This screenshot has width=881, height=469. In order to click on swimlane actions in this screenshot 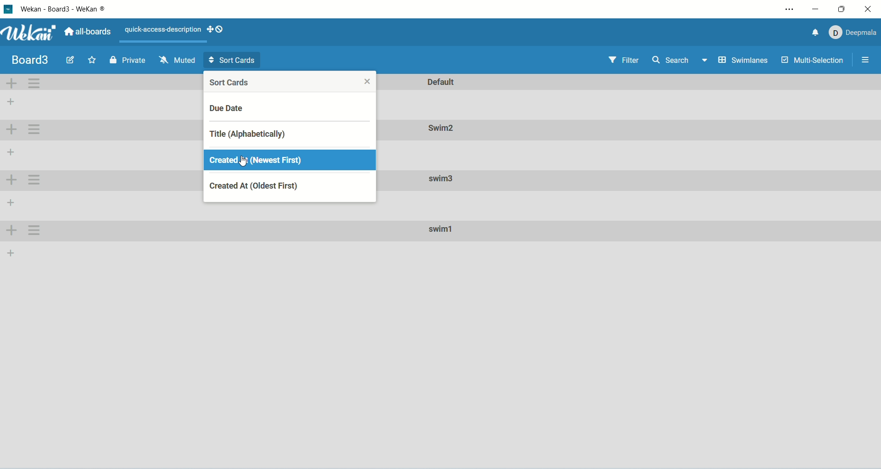, I will do `click(34, 230)`.